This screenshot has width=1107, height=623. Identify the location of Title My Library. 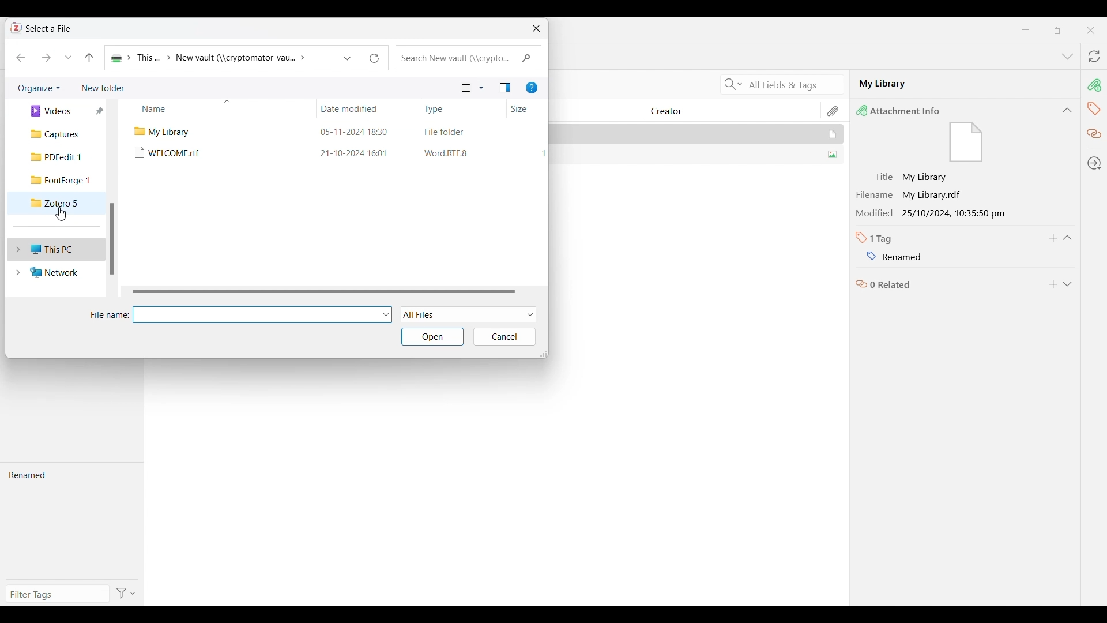
(913, 175).